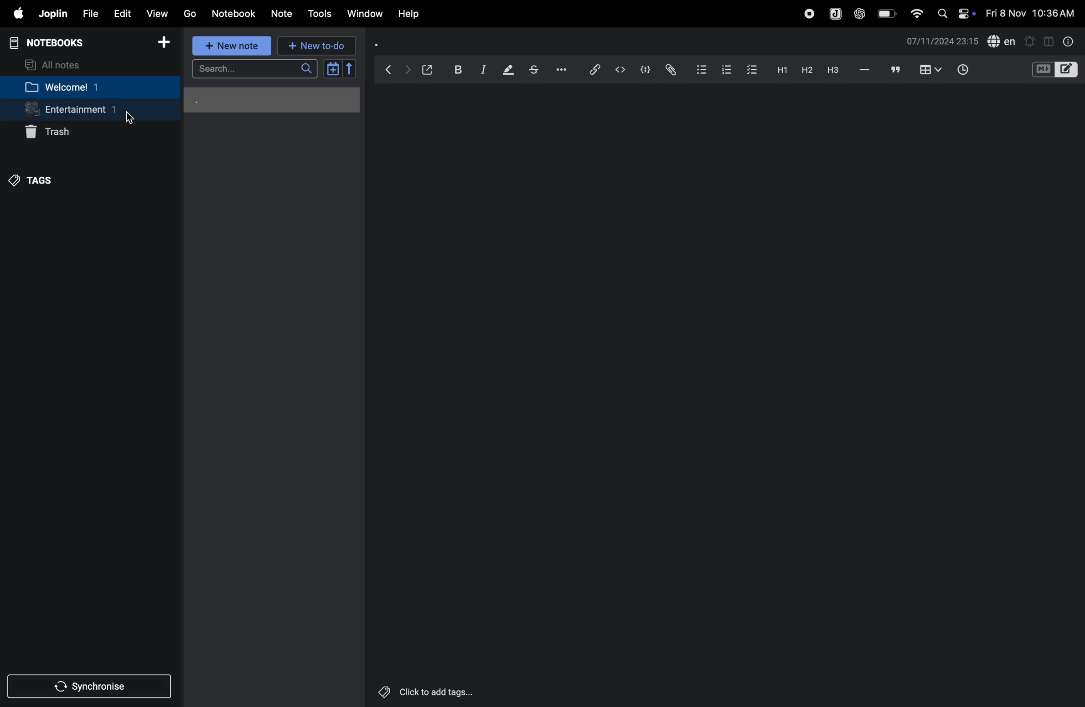  Describe the element at coordinates (320, 14) in the screenshot. I see `tools` at that location.